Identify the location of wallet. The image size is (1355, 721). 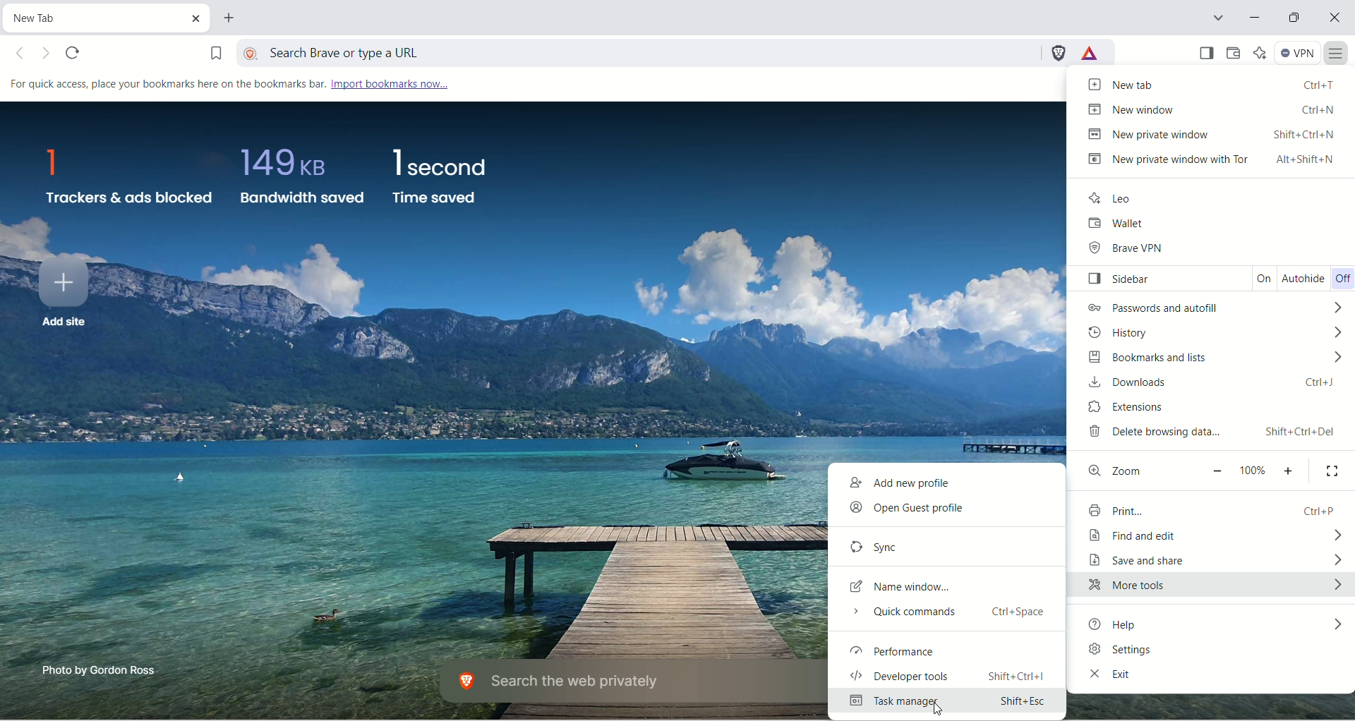
(1205, 224).